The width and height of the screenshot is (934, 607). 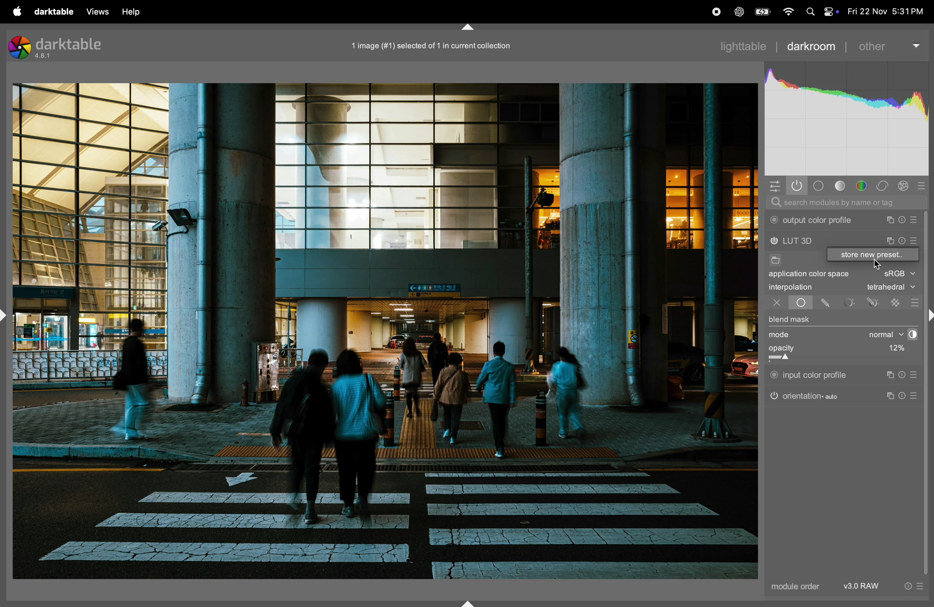 I want to click on date and time, so click(x=887, y=12).